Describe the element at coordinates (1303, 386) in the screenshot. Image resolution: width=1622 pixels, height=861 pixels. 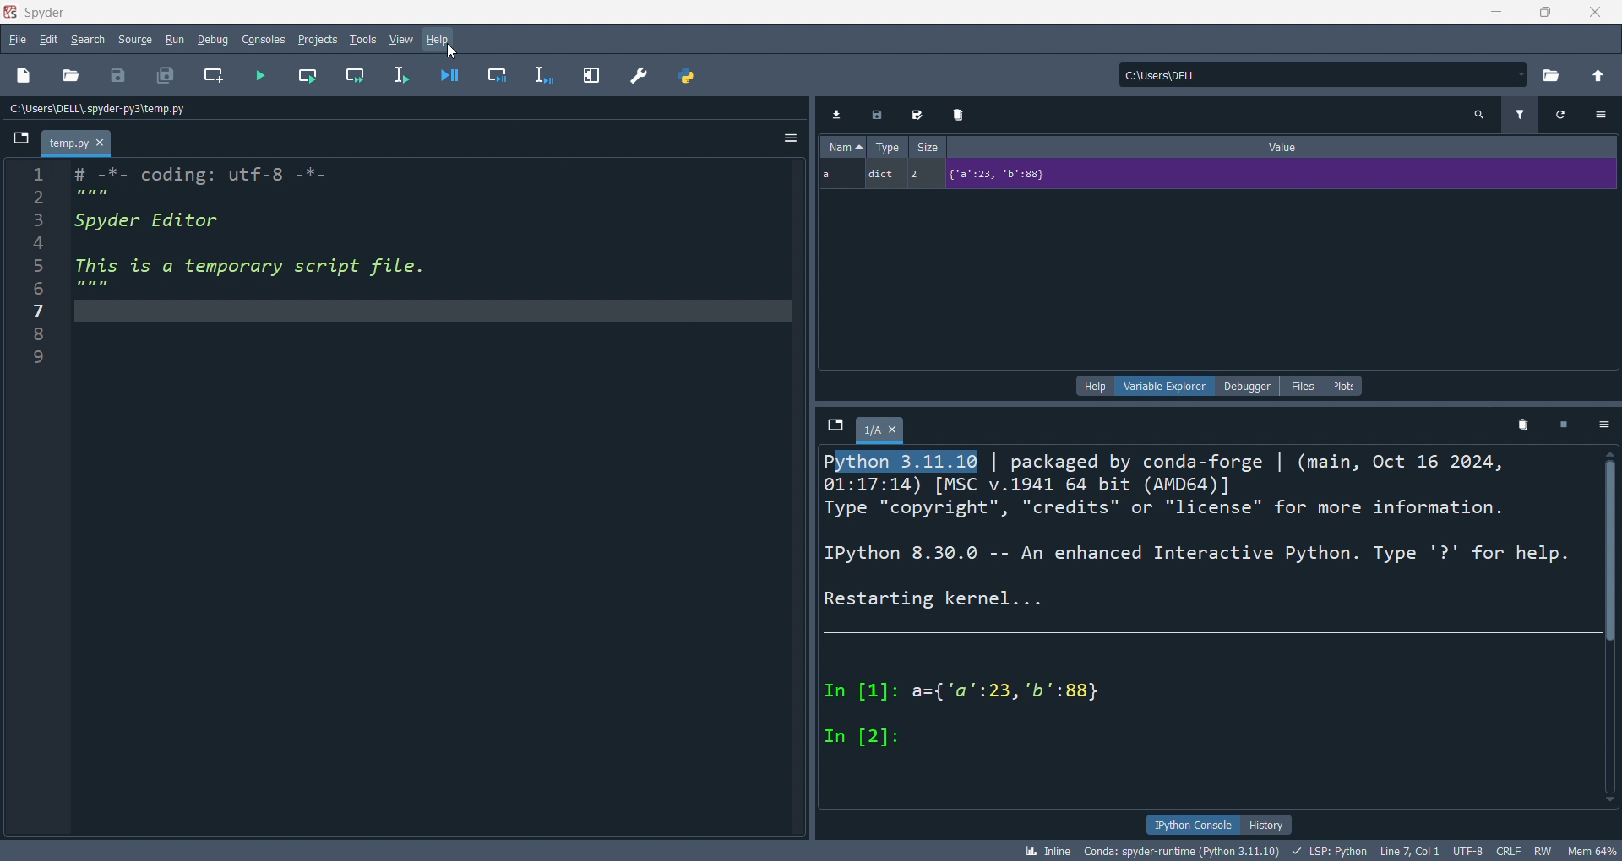
I see `files` at that location.